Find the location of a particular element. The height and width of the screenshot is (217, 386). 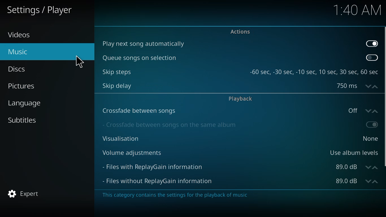

db is located at coordinates (357, 167).